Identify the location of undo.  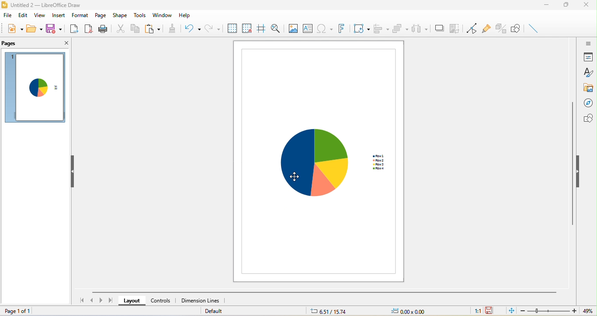
(191, 29).